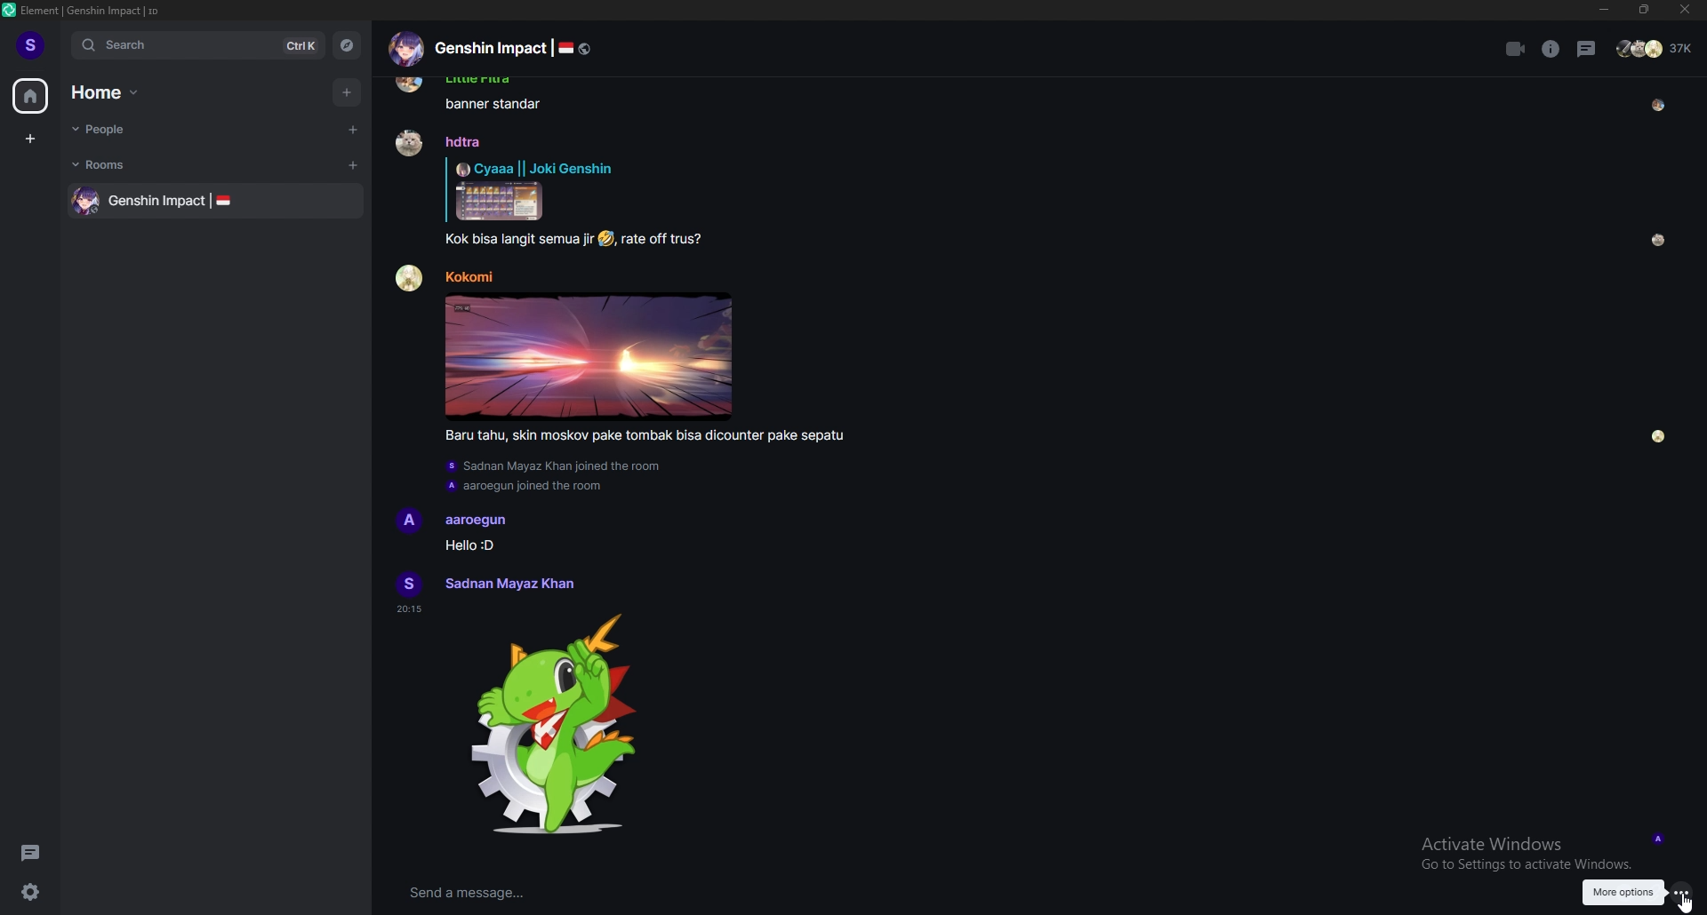  What do you see at coordinates (524, 487) in the screenshot?
I see `aaroegun joined the room` at bounding box center [524, 487].